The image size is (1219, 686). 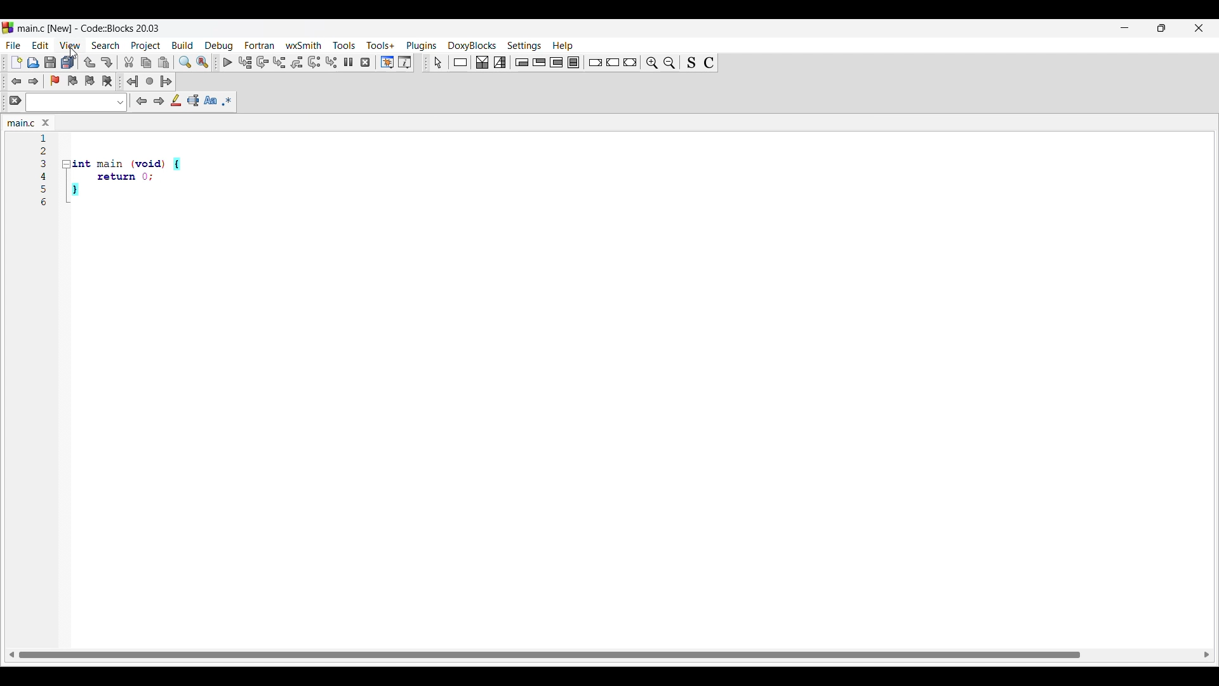 What do you see at coordinates (279, 62) in the screenshot?
I see `Step into` at bounding box center [279, 62].